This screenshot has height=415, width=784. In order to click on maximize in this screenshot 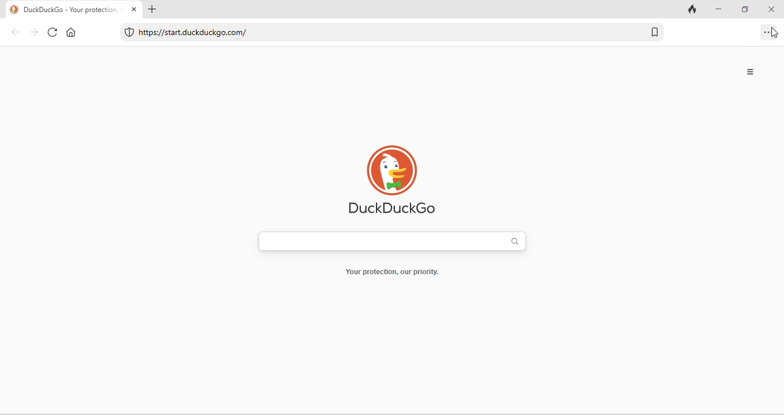, I will do `click(746, 10)`.